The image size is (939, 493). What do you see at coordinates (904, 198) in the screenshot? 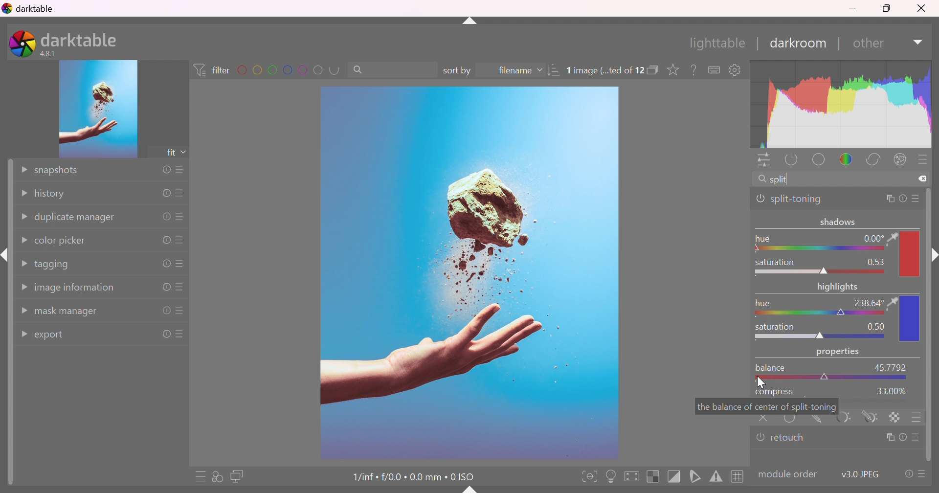
I see `reset parameters` at bounding box center [904, 198].